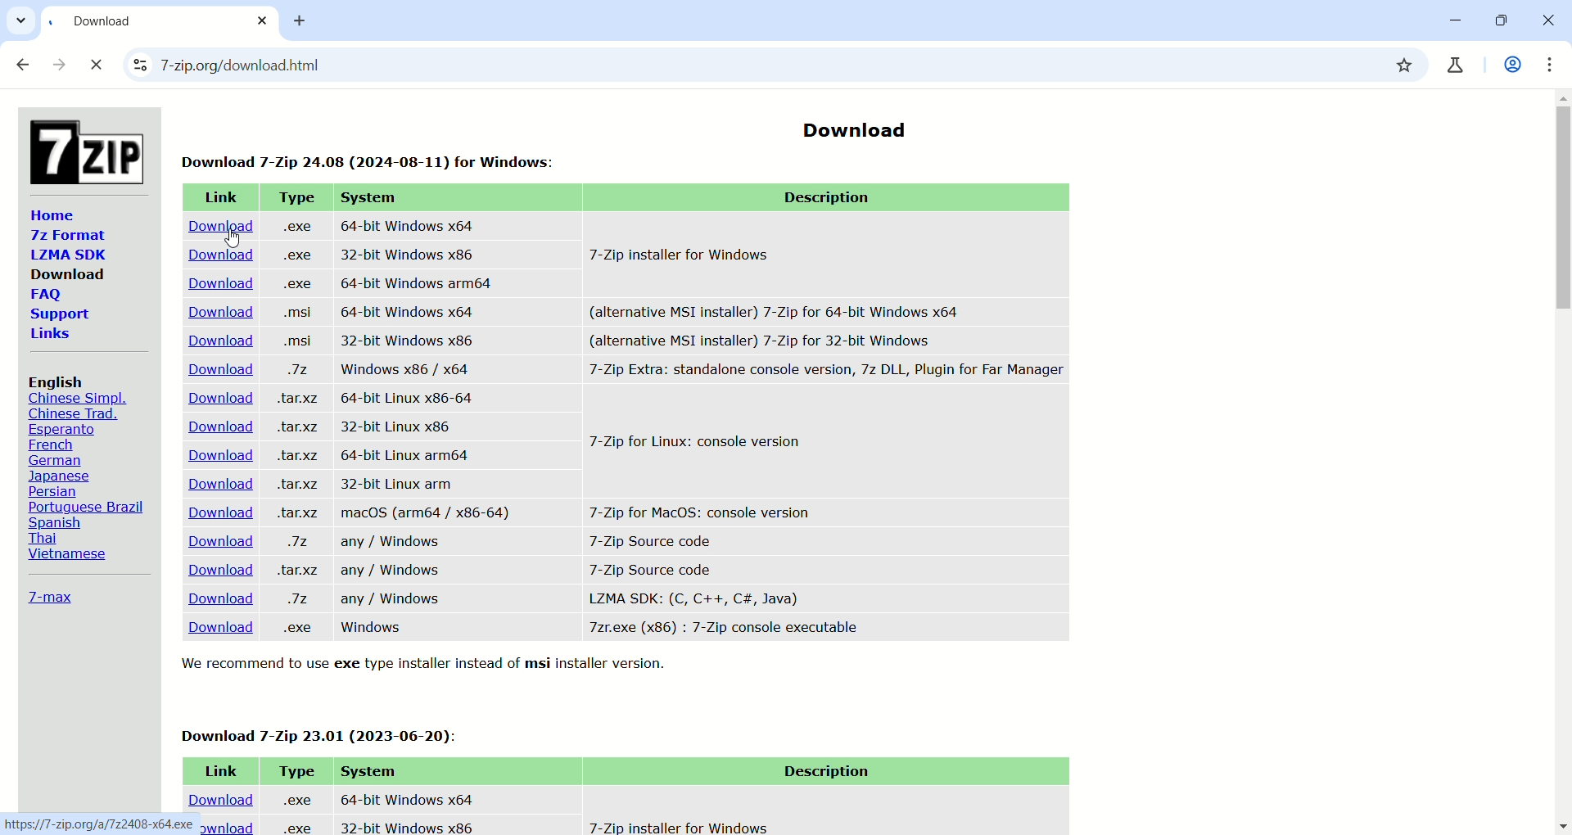  Describe the element at coordinates (218, 630) in the screenshot. I see `Download` at that location.